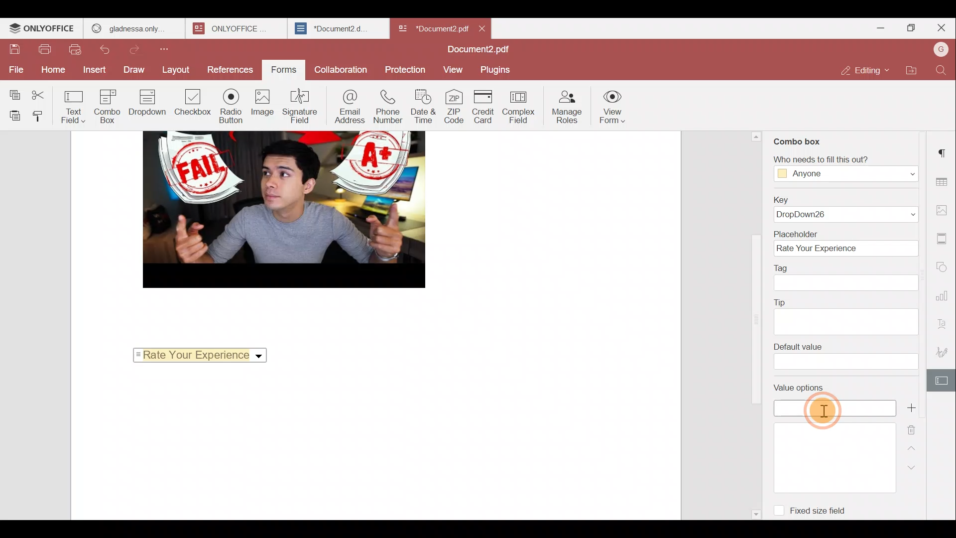  I want to click on Collaboration, so click(340, 69).